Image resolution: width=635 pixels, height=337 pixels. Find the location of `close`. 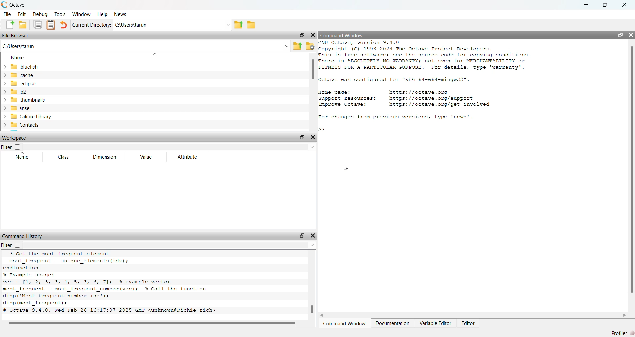

close is located at coordinates (624, 5).